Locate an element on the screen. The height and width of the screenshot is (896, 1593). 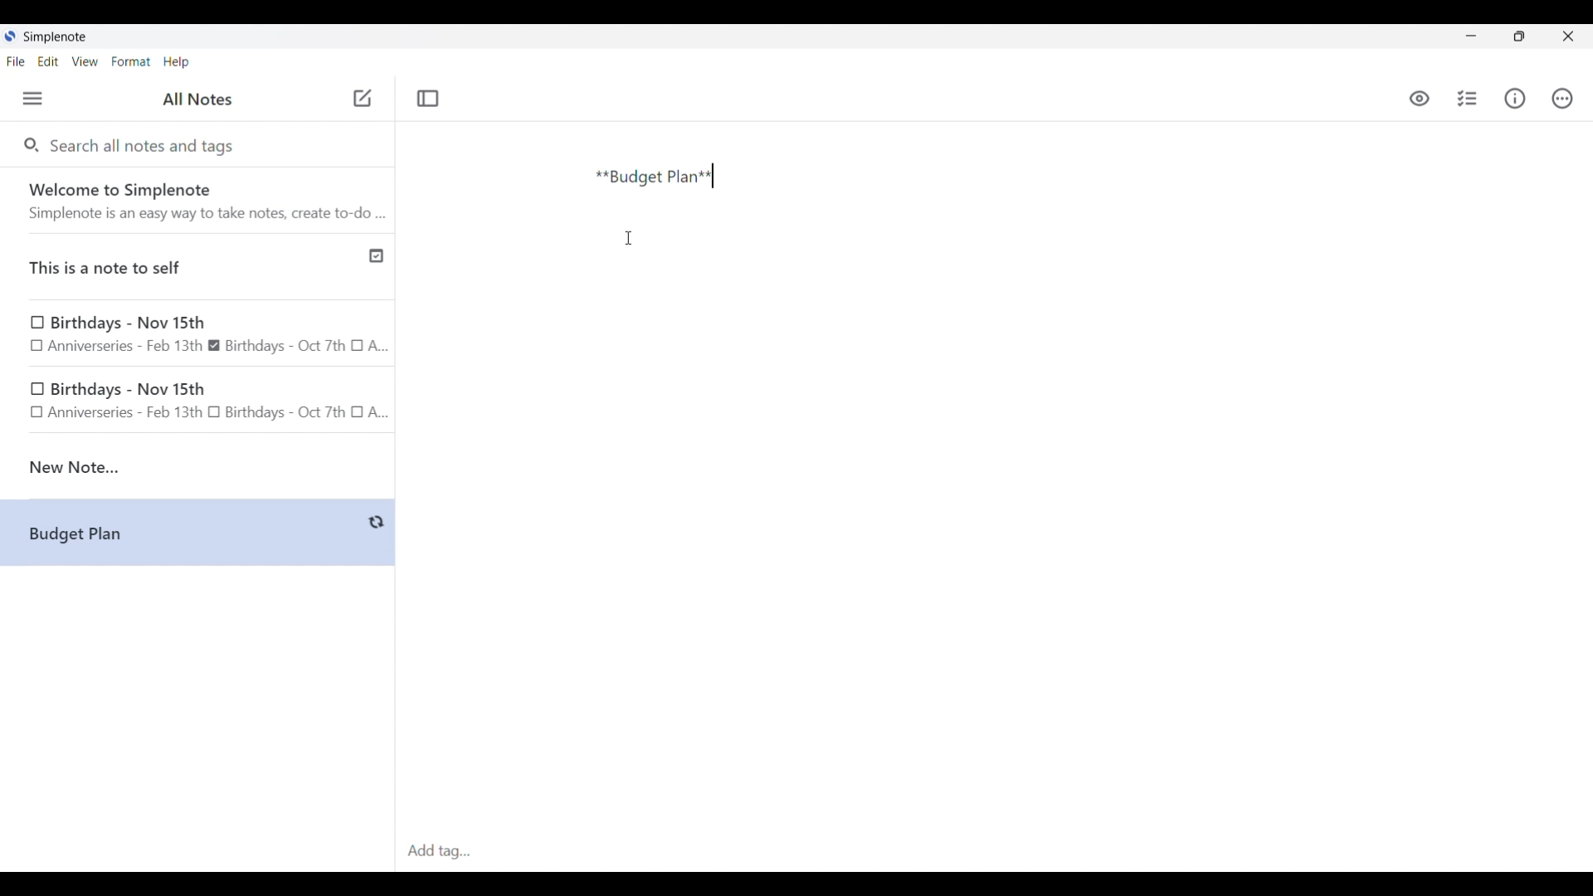
Close interface is located at coordinates (1568, 36).